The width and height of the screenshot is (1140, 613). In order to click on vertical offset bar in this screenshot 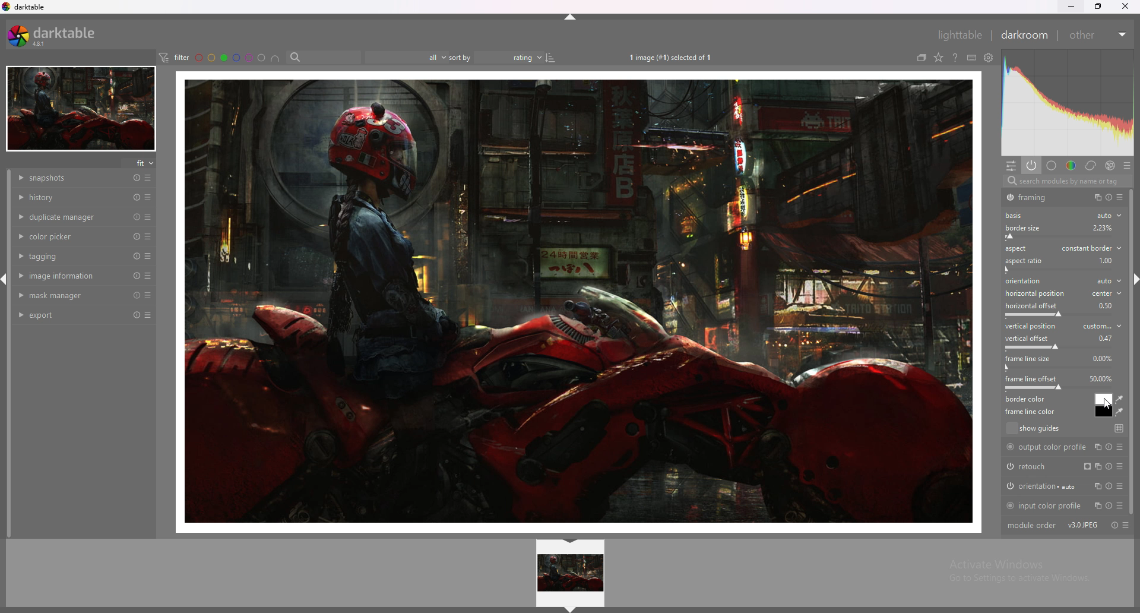, I will do `click(1060, 347)`.